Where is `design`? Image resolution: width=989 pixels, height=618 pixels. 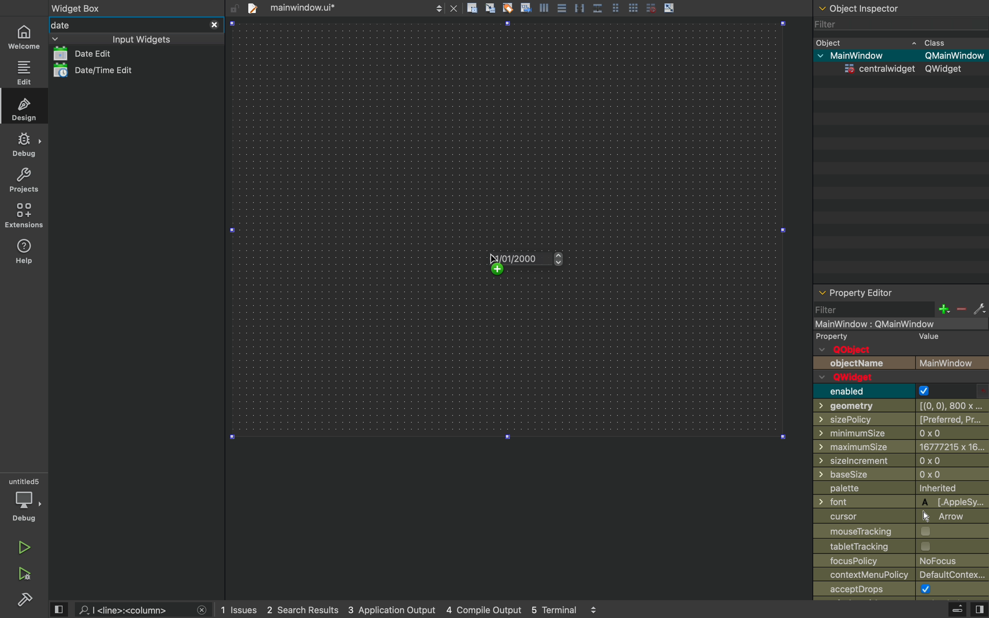 design is located at coordinates (23, 107).